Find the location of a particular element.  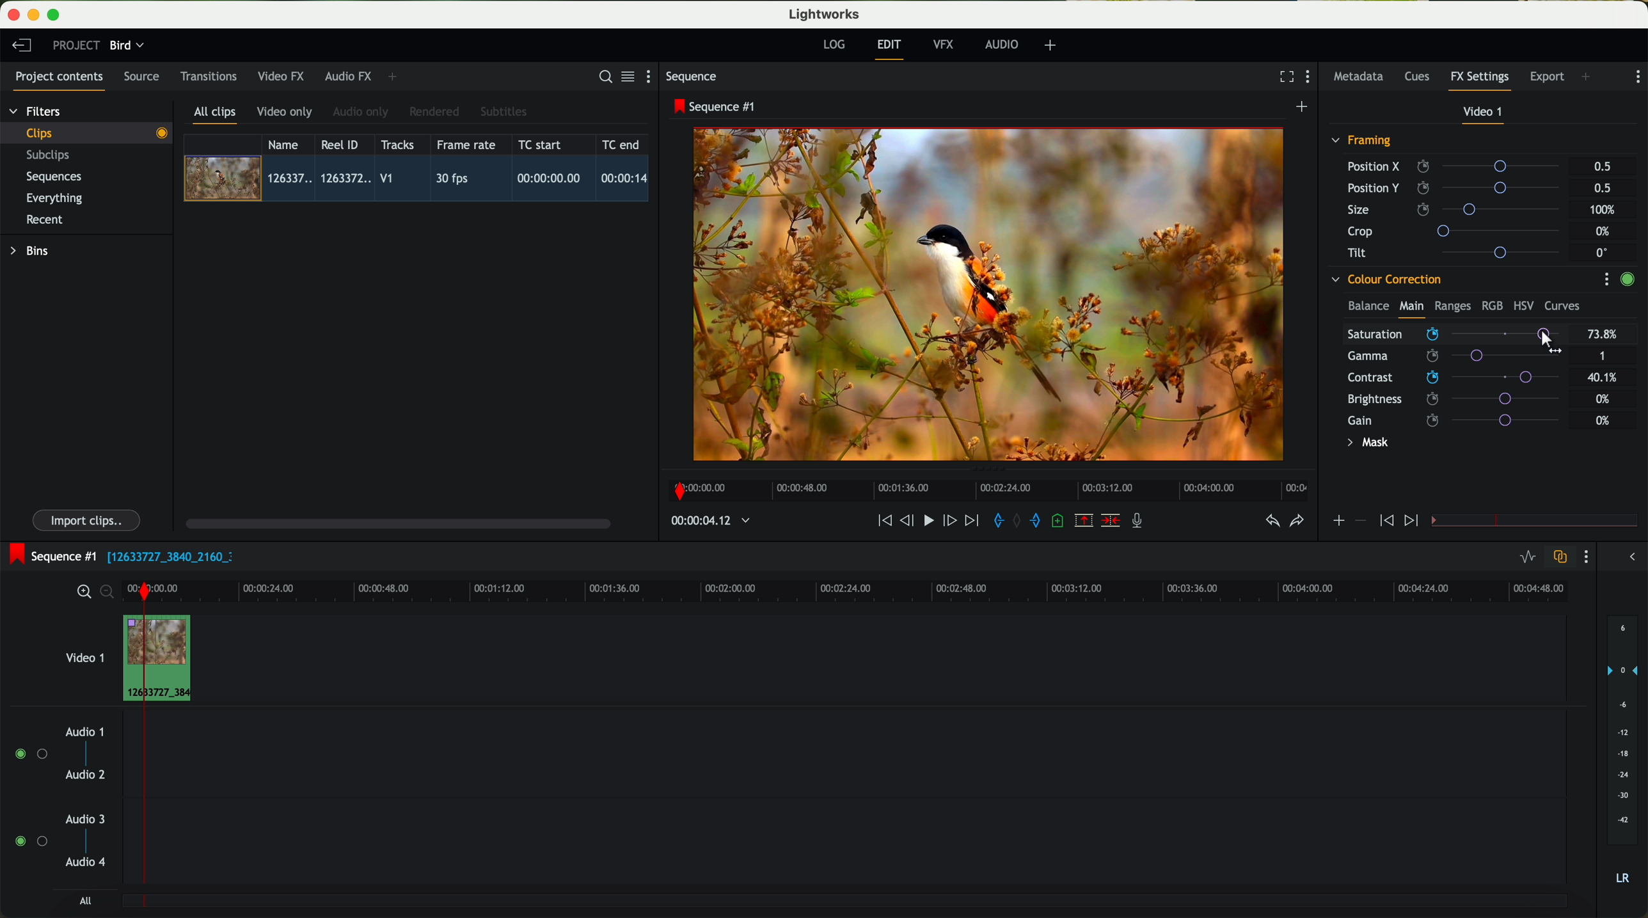

add panel is located at coordinates (395, 77).